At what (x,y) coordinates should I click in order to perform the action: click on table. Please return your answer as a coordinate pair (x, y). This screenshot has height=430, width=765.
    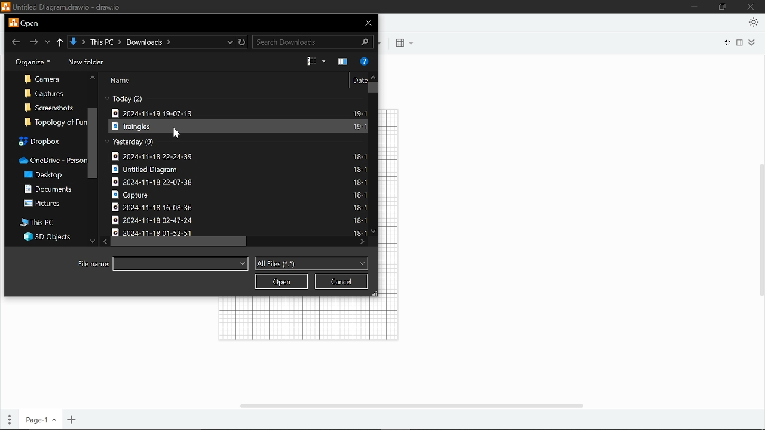
    Looking at the image, I should click on (405, 43).